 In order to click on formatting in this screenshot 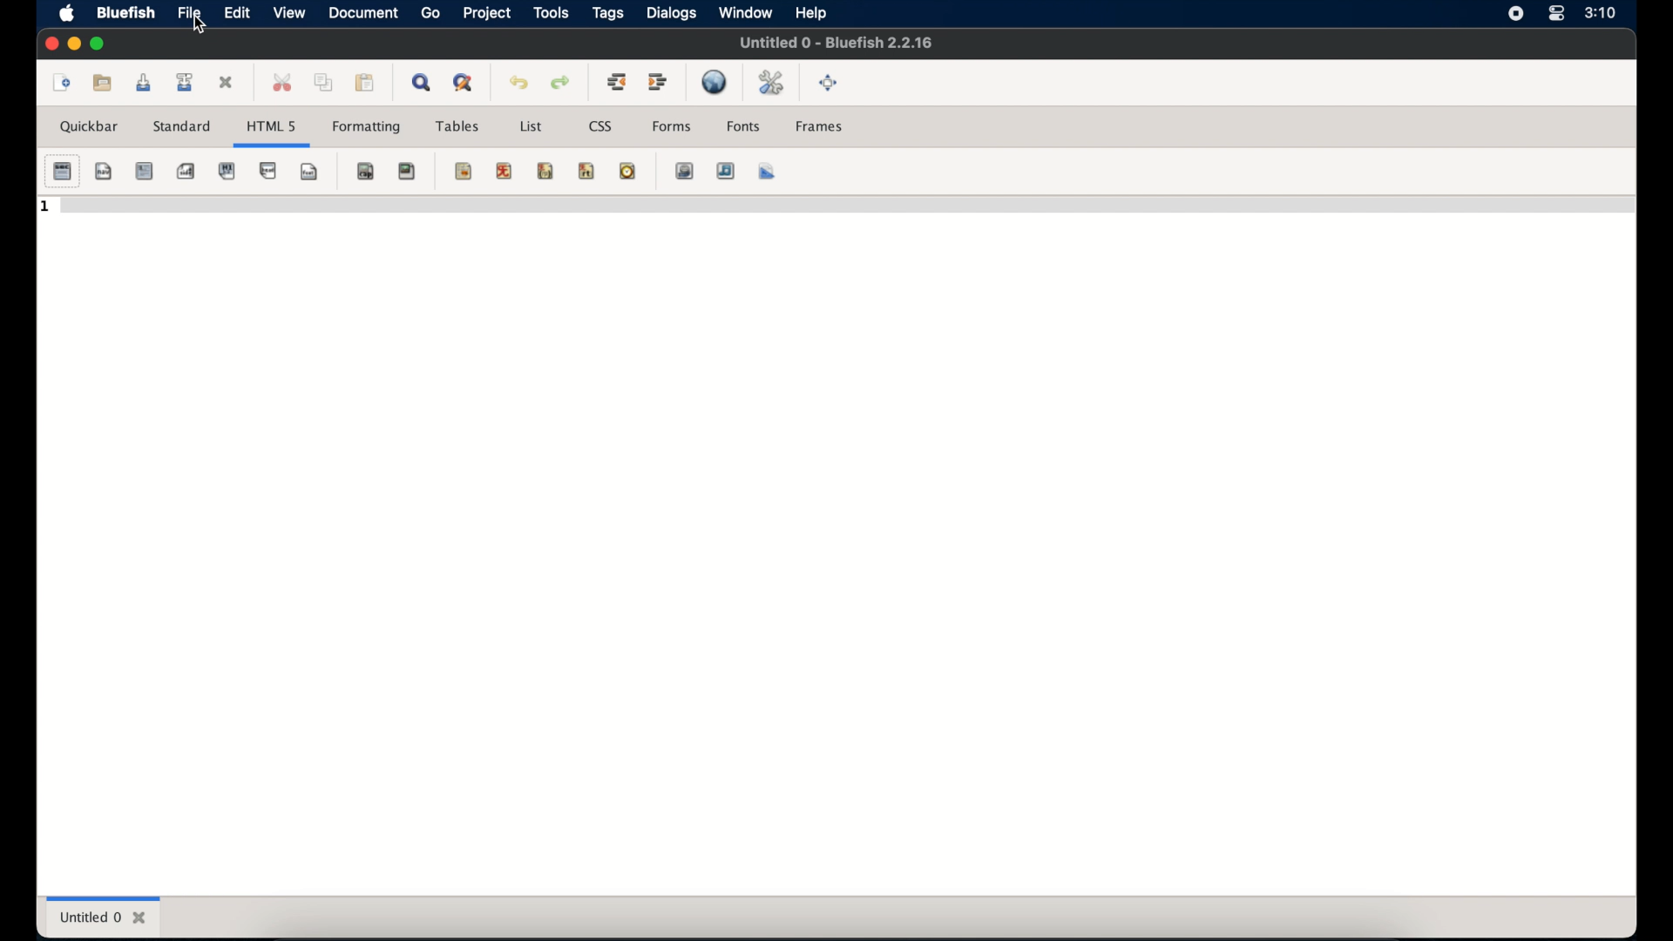, I will do `click(367, 128)`.